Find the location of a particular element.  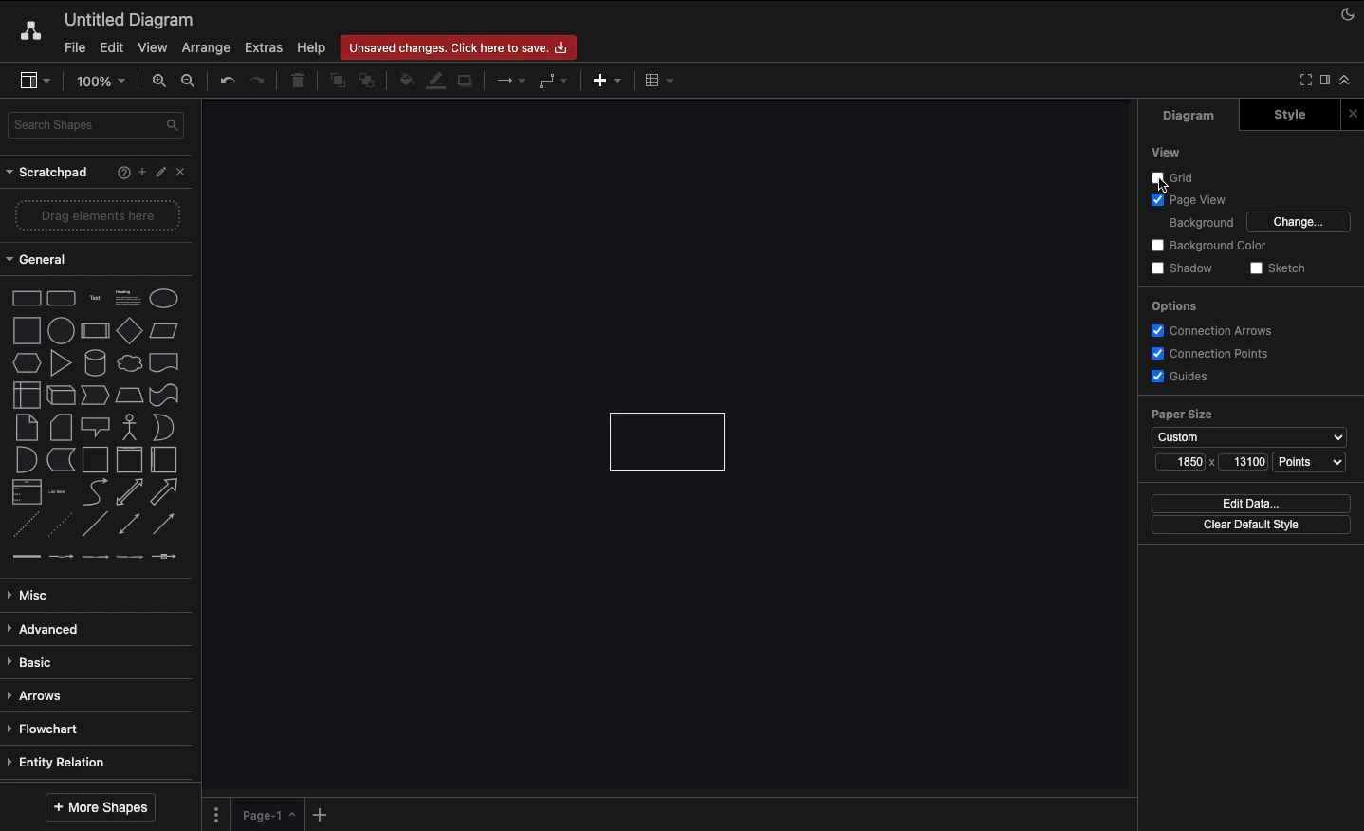

Entity relation  is located at coordinates (67, 764).